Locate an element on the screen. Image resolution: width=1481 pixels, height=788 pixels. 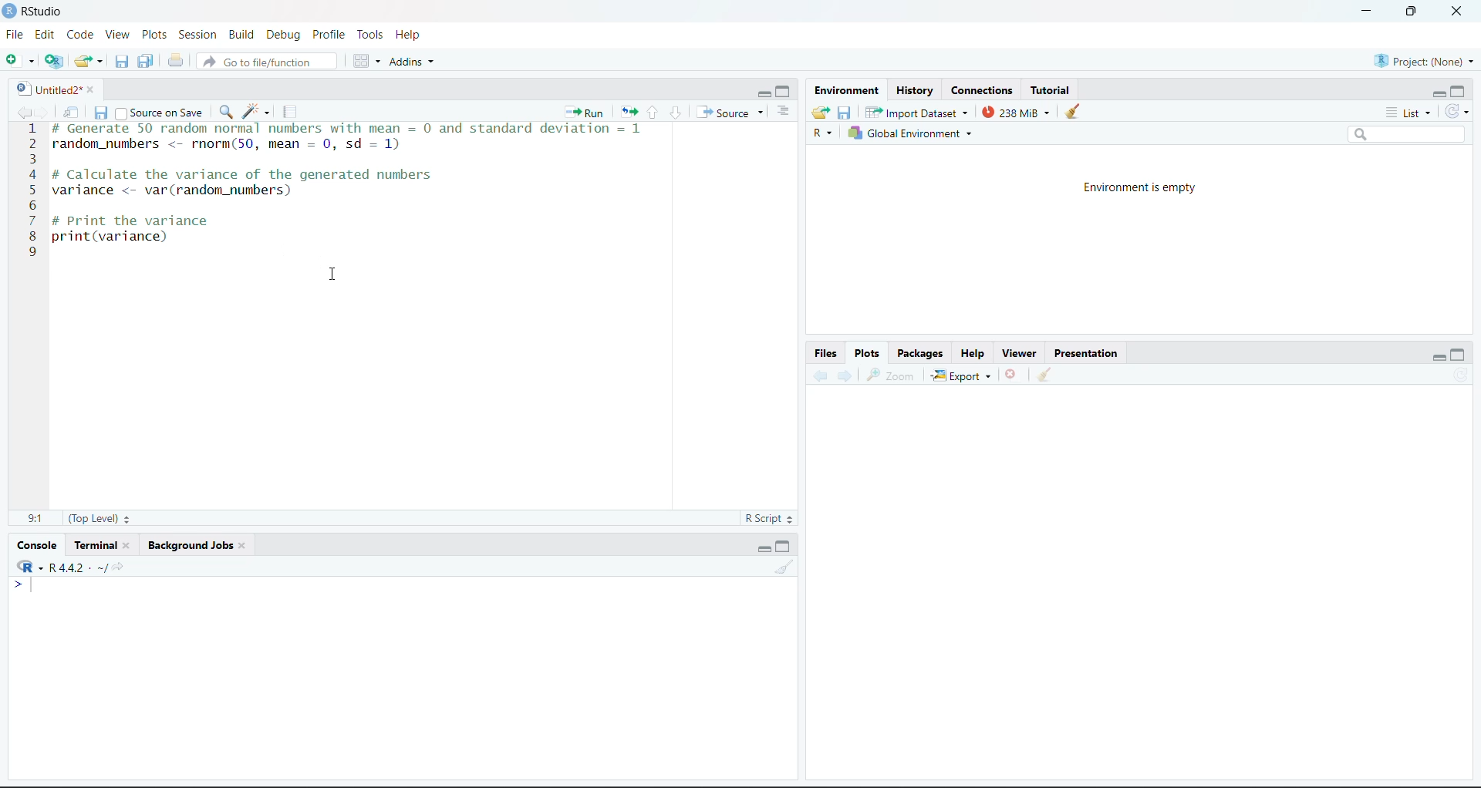
> is located at coordinates (23, 584).